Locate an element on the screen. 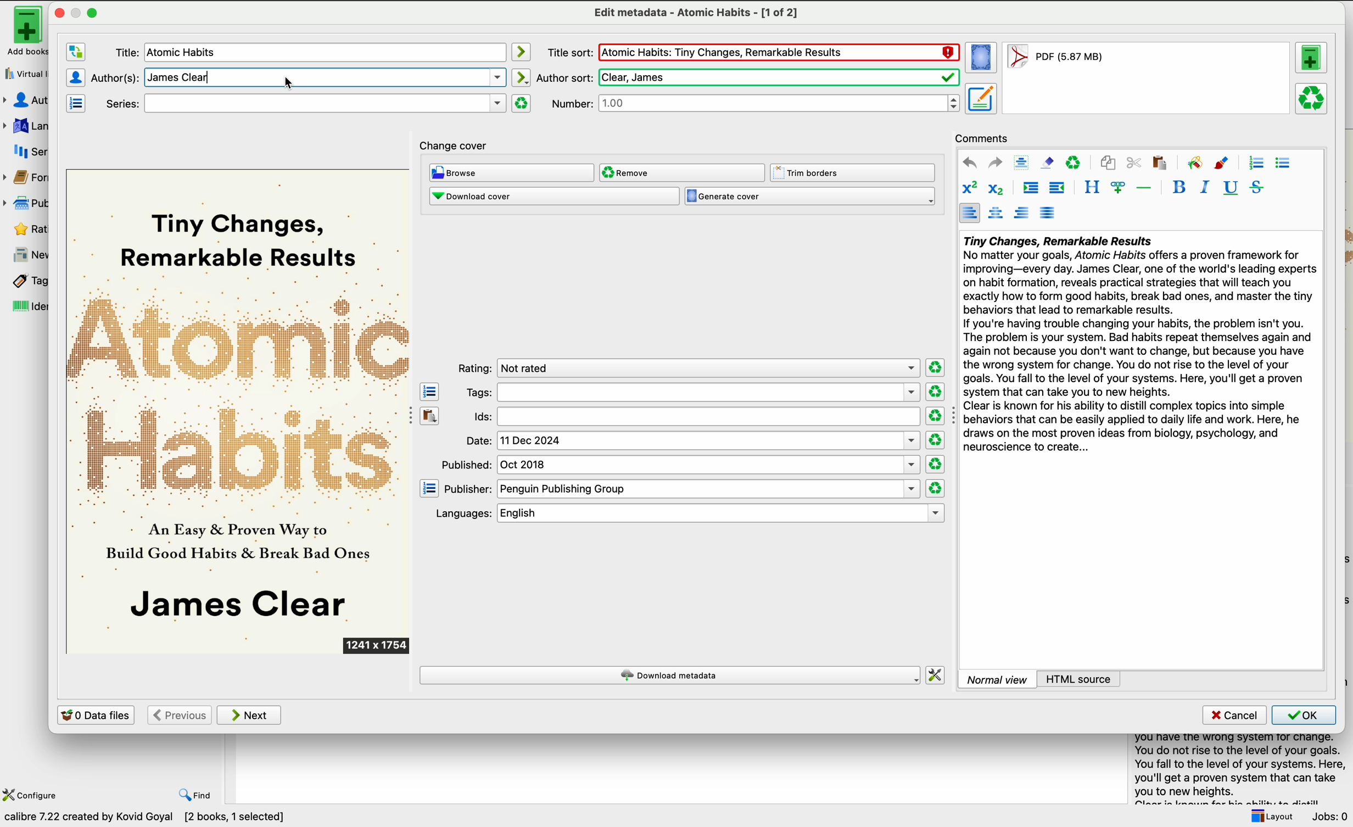 This screenshot has width=1353, height=827. format book is located at coordinates (1054, 59).